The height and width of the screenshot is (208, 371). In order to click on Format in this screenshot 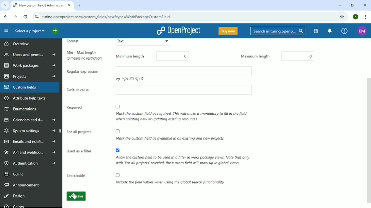, I will do `click(77, 42)`.